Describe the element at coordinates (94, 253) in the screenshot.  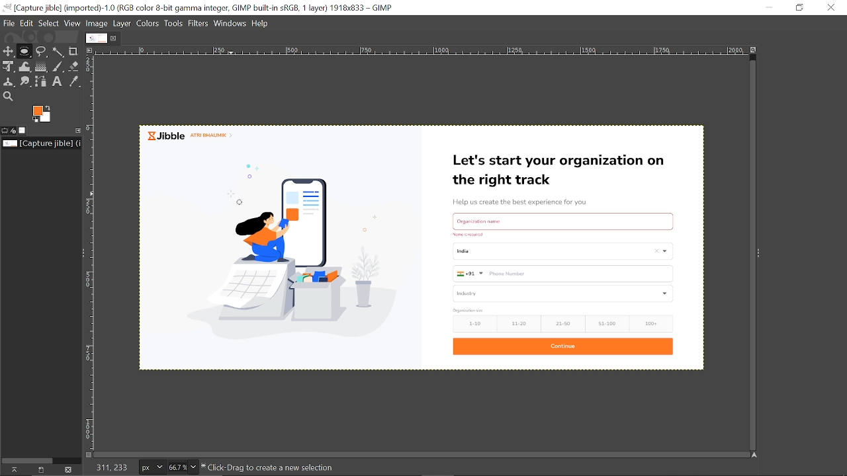
I see `vertical ruler` at that location.